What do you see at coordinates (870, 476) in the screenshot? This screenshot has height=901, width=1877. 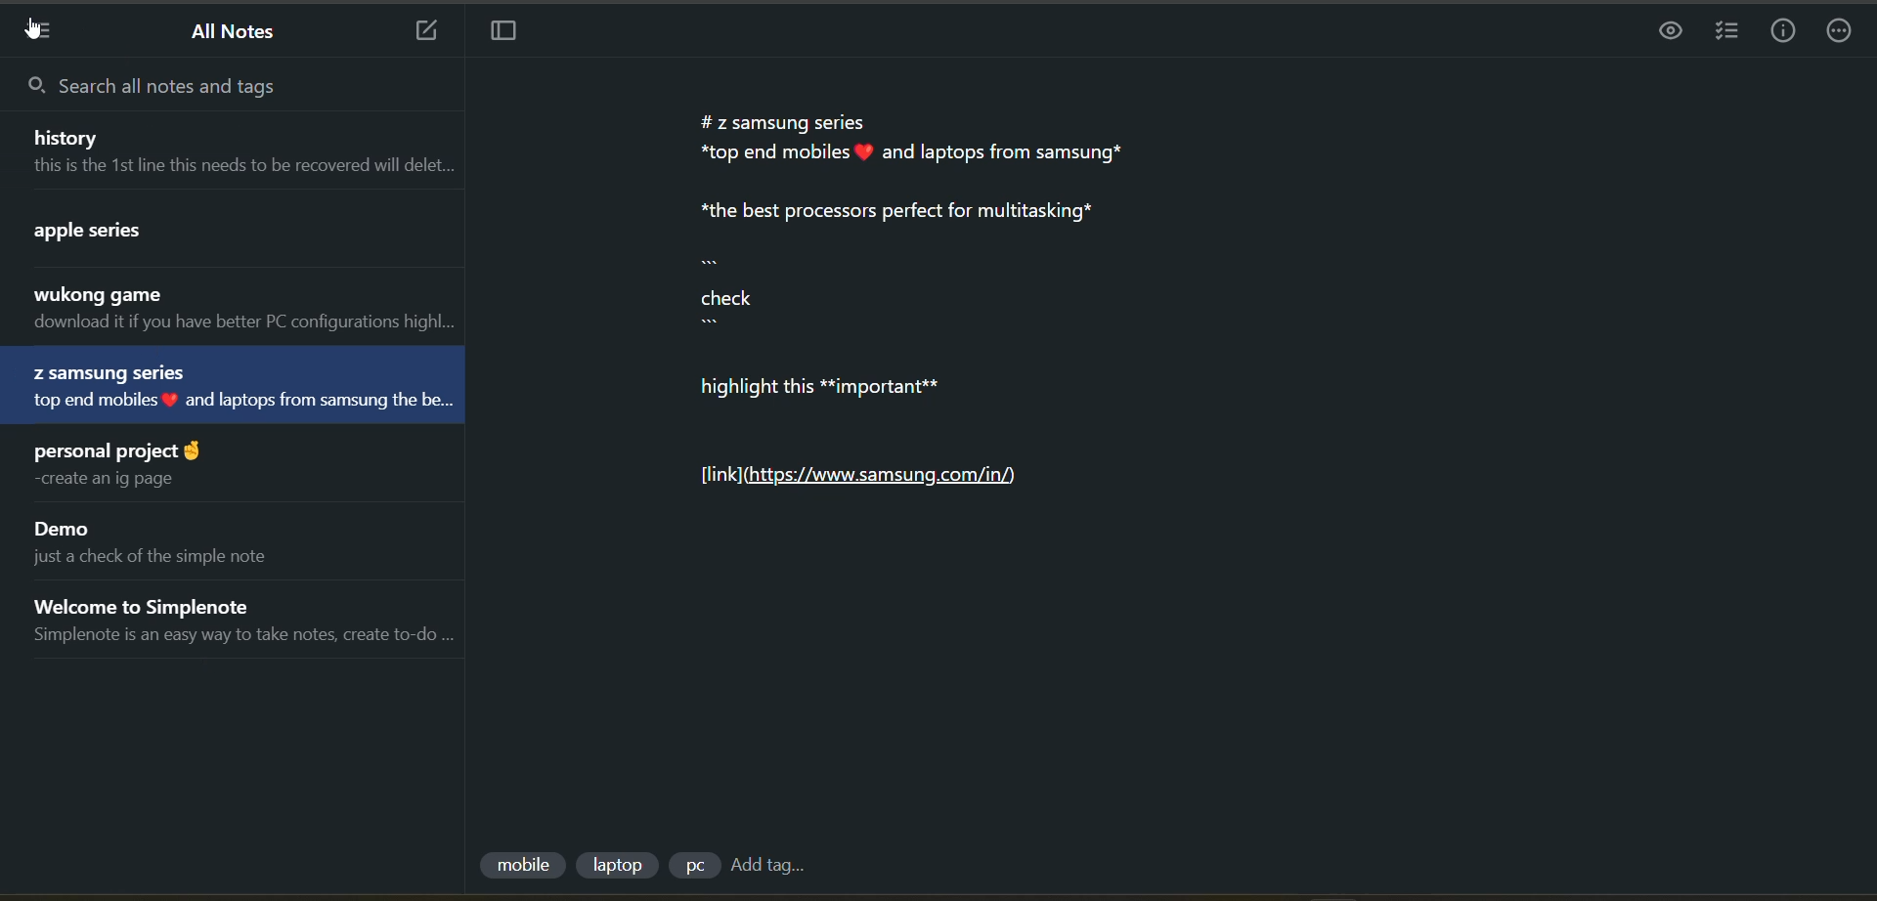 I see `Link` at bounding box center [870, 476].